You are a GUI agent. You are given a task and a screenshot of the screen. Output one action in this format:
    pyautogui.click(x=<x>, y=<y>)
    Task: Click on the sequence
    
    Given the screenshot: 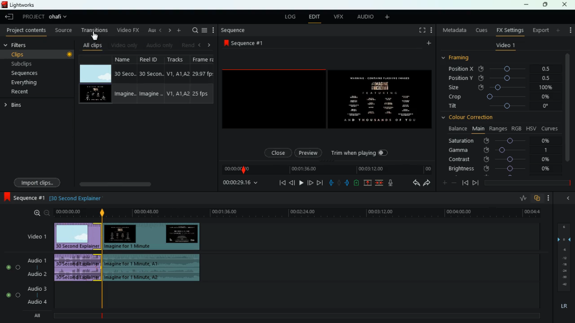 What is the action you would take?
    pyautogui.click(x=25, y=198)
    